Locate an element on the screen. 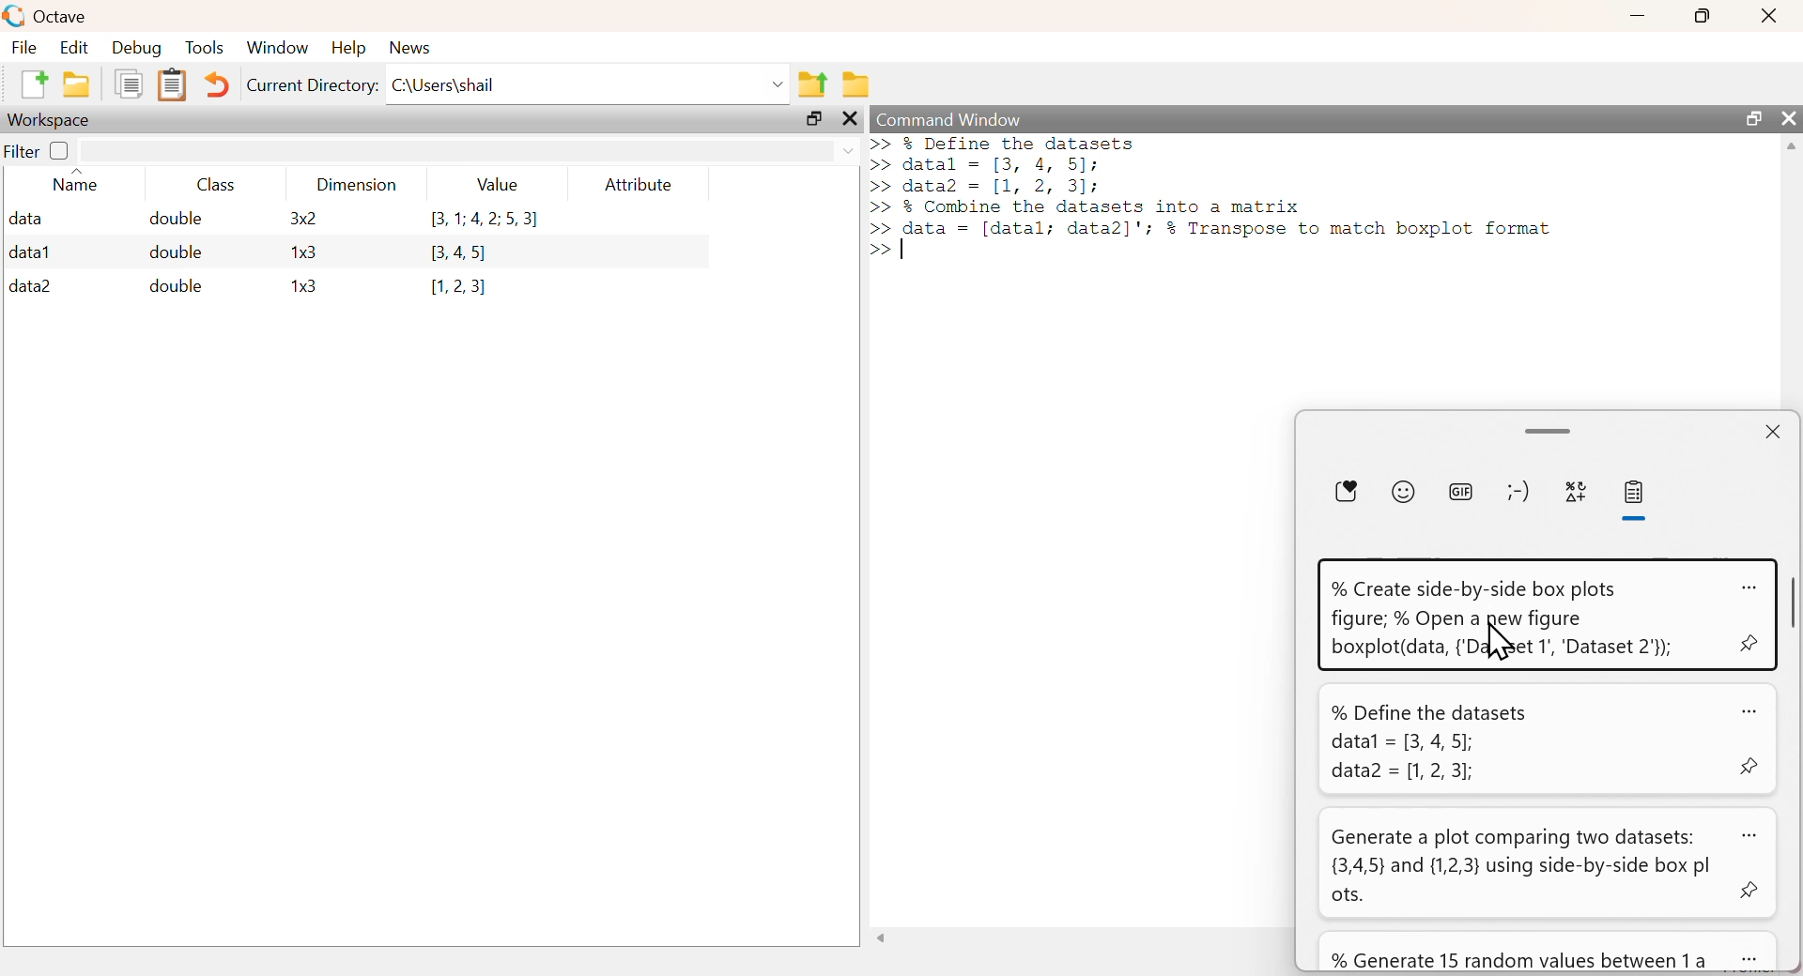 The height and width of the screenshot is (976, 1803). File is located at coordinates (25, 47).